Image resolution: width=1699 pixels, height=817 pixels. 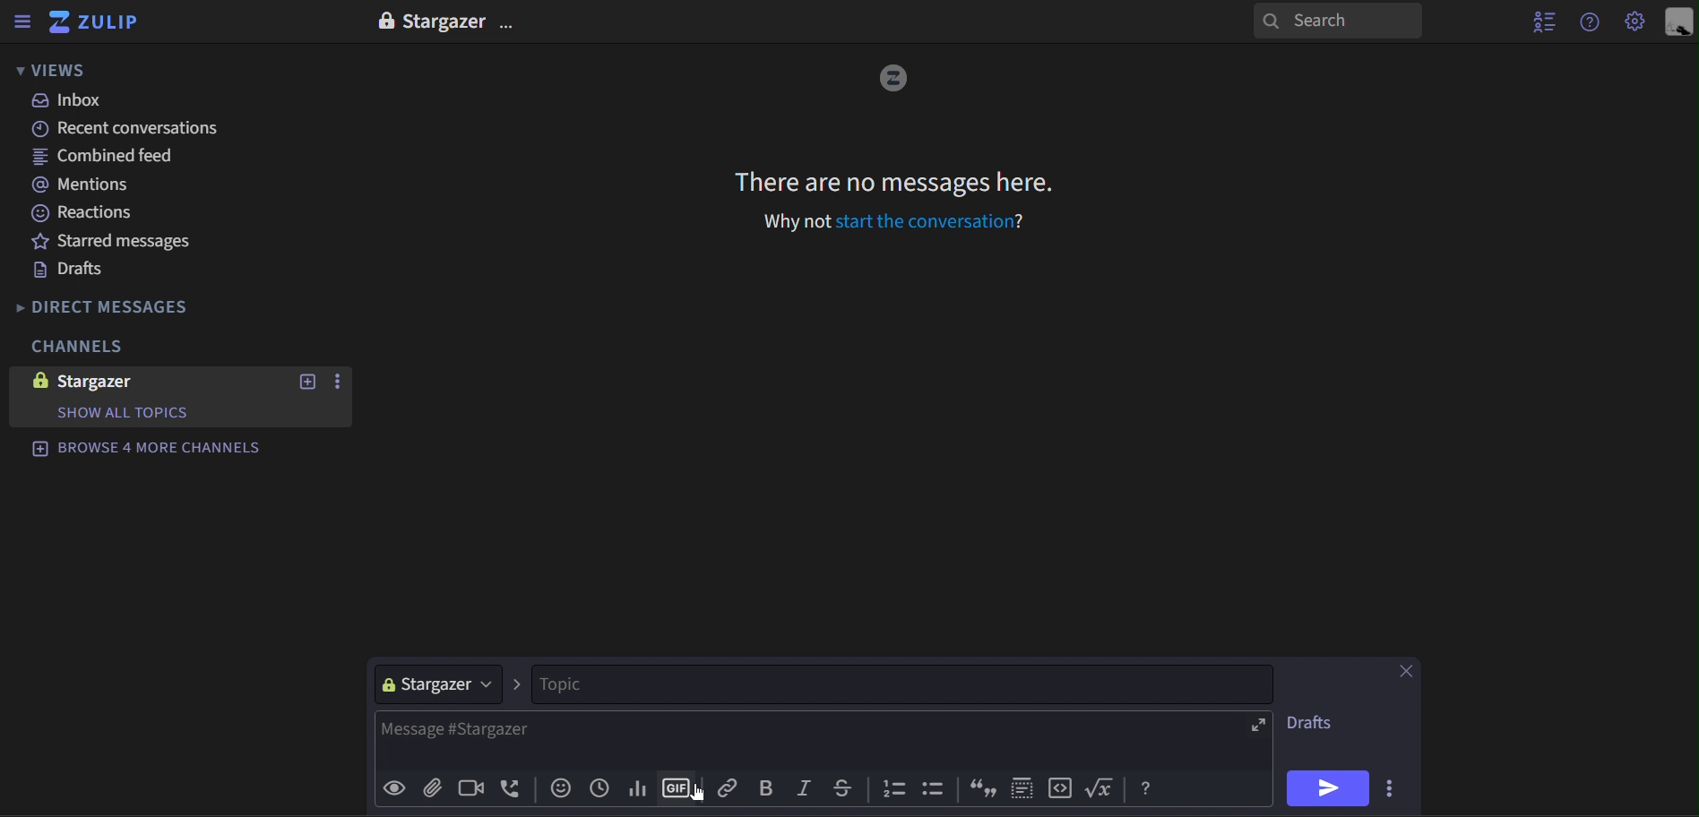 What do you see at coordinates (565, 789) in the screenshot?
I see `add emoji` at bounding box center [565, 789].